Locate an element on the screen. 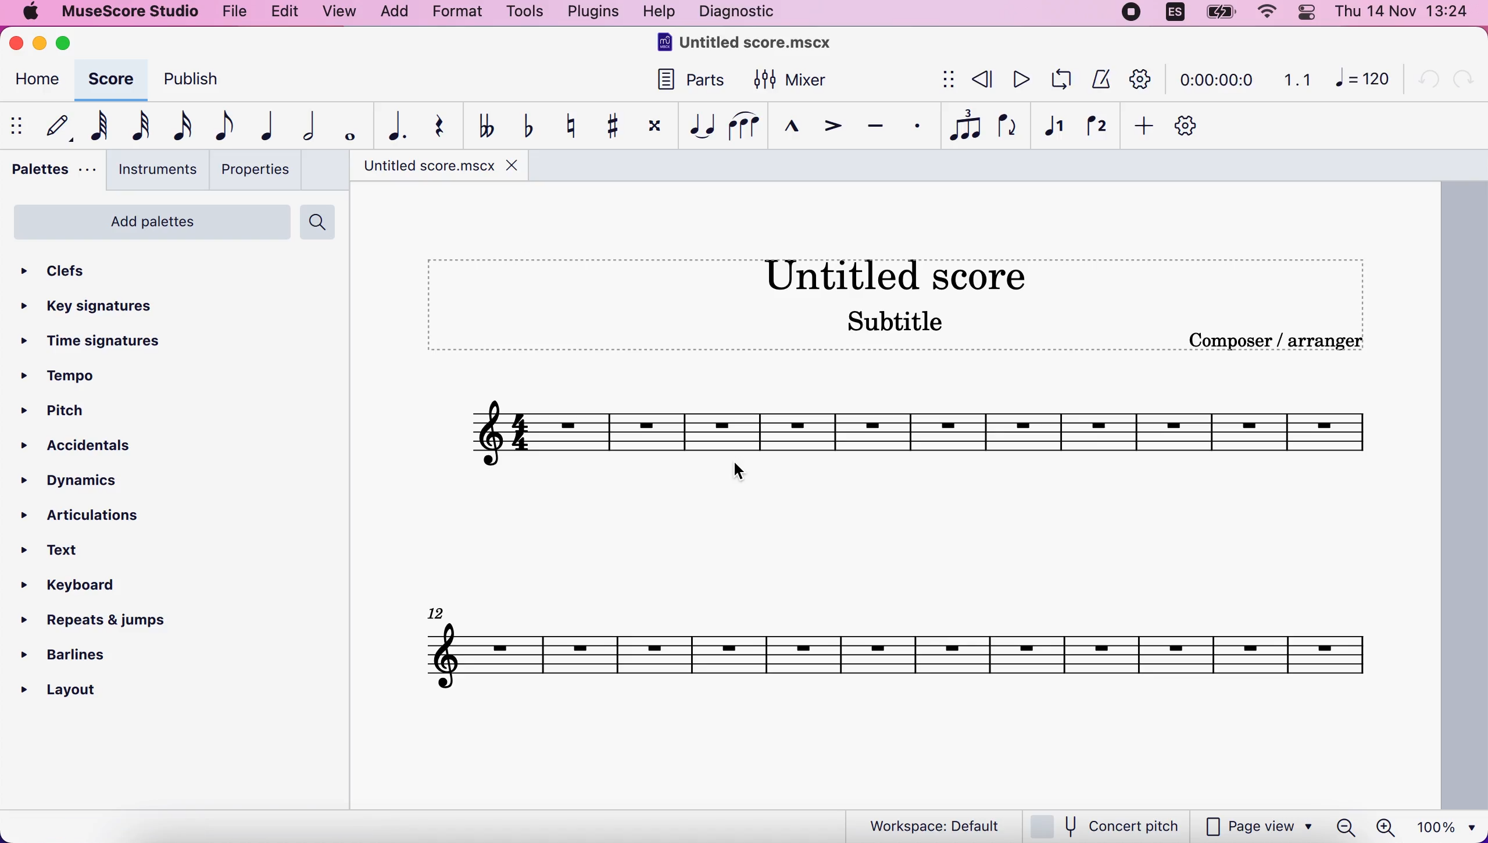 The image size is (1488, 843). tuples is located at coordinates (965, 124).